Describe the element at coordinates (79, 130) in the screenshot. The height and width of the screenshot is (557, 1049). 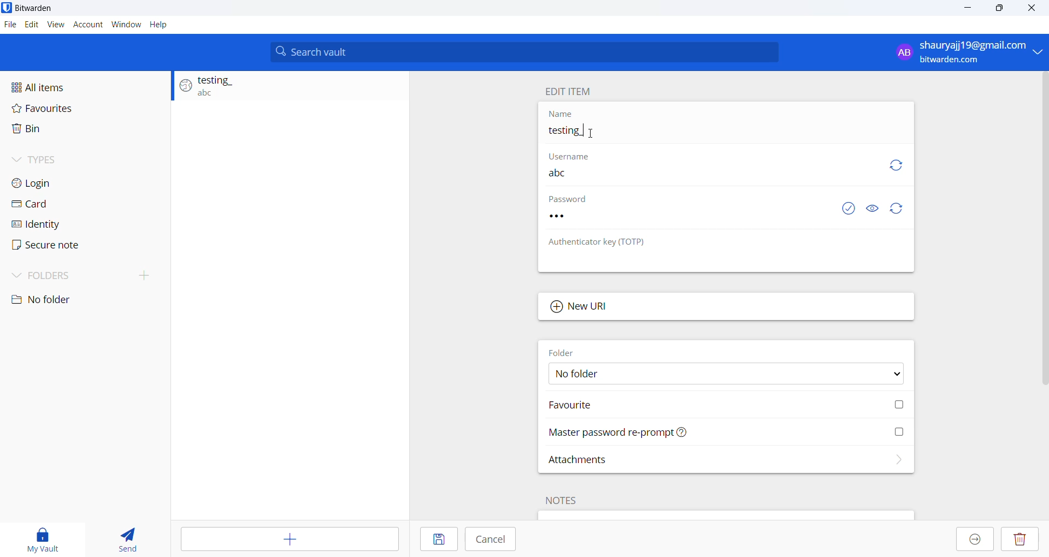
I see `Bin` at that location.